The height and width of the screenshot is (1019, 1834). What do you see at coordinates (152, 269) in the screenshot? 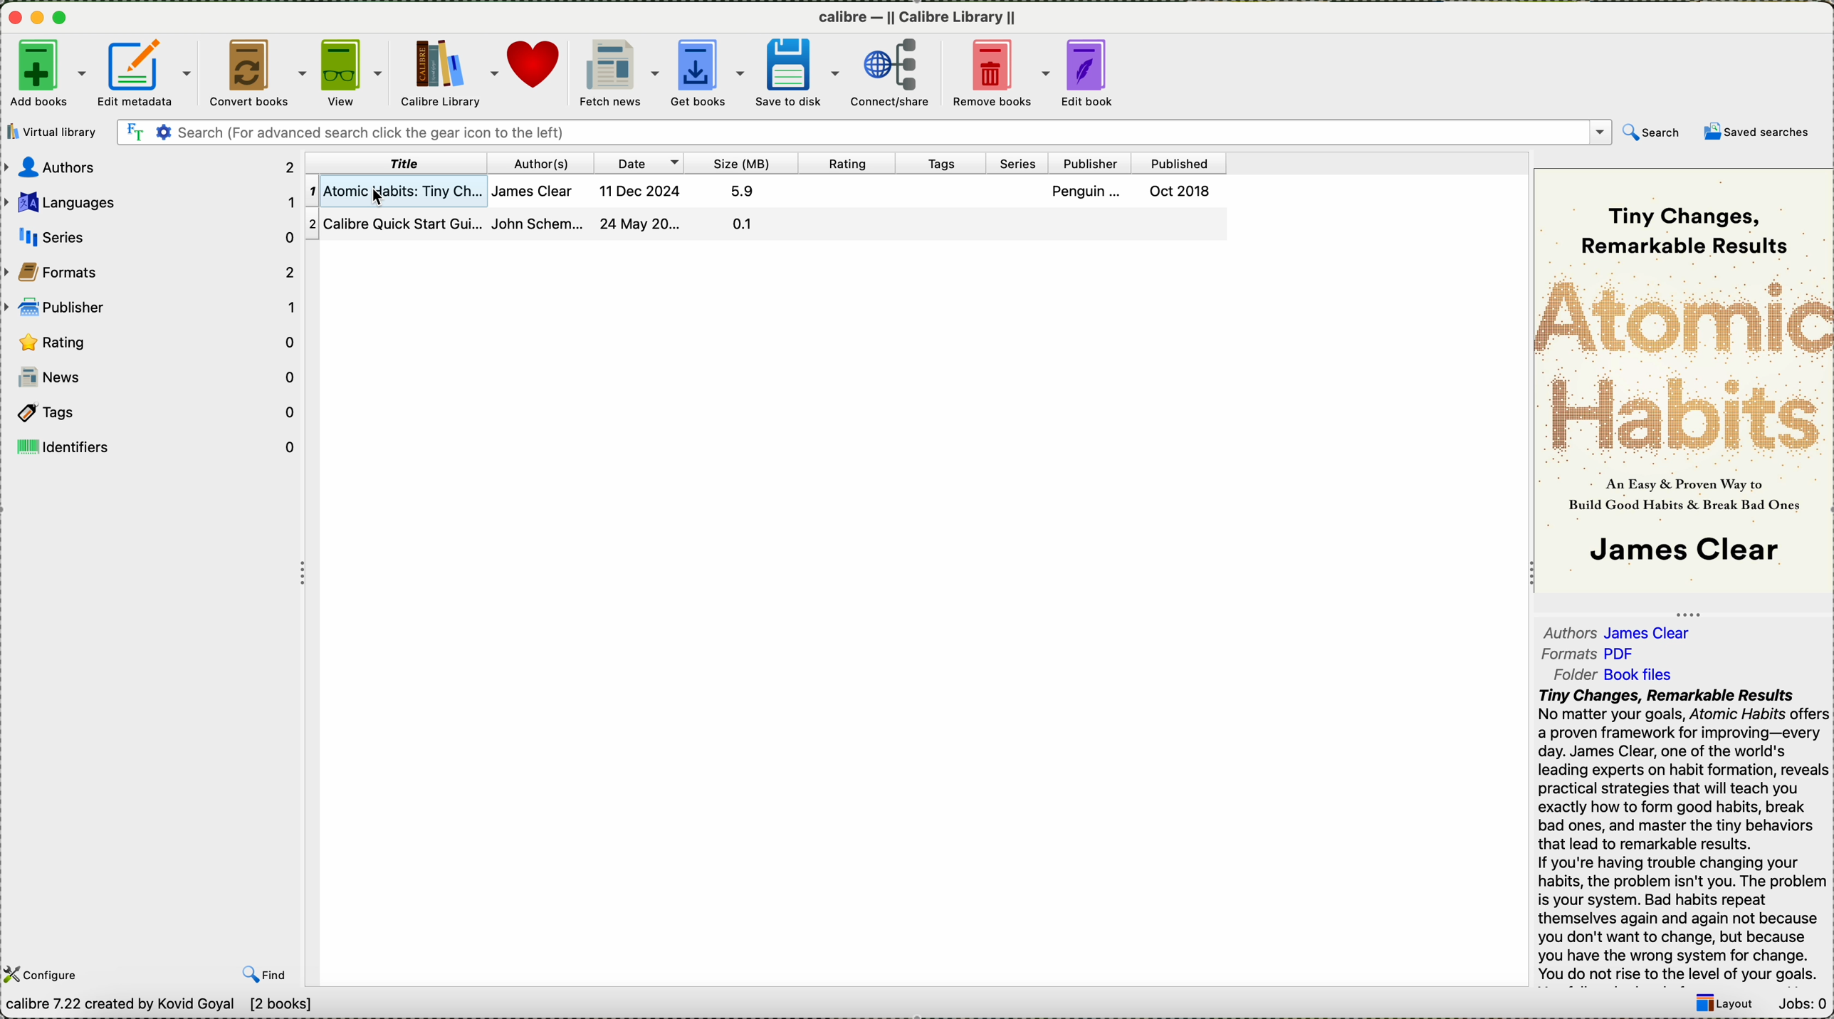
I see `formats` at bounding box center [152, 269].